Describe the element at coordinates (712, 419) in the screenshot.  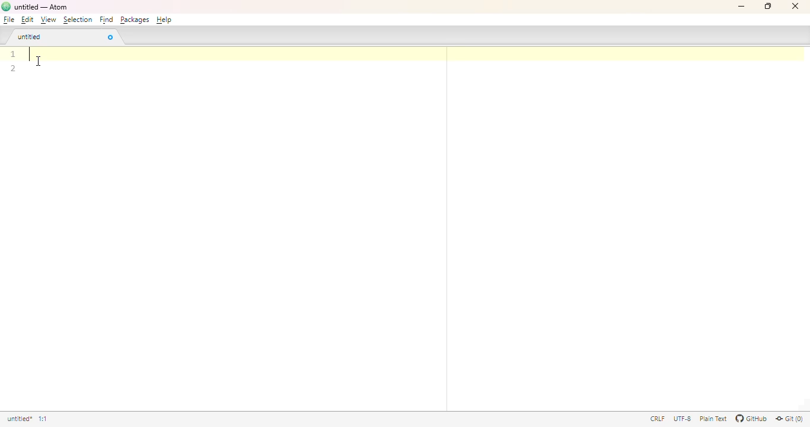
I see `Plain text` at that location.